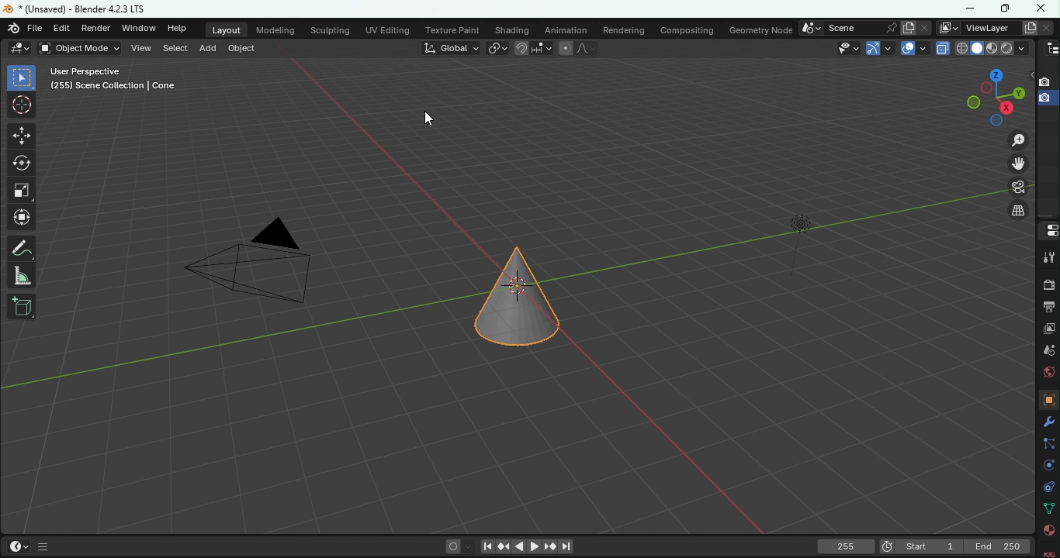  What do you see at coordinates (1027, 26) in the screenshot?
I see `Add view layer` at bounding box center [1027, 26].